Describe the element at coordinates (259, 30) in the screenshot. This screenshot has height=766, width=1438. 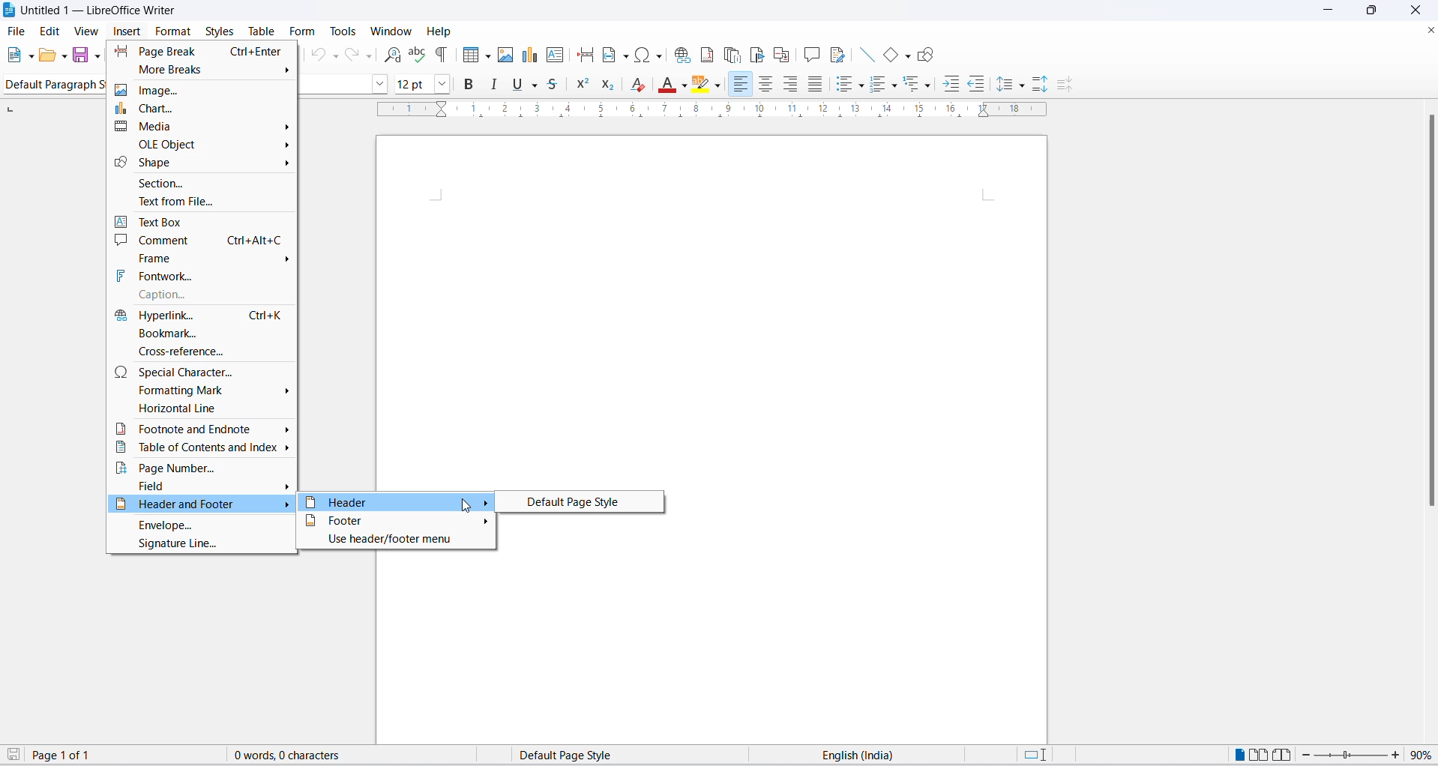
I see `table` at that location.